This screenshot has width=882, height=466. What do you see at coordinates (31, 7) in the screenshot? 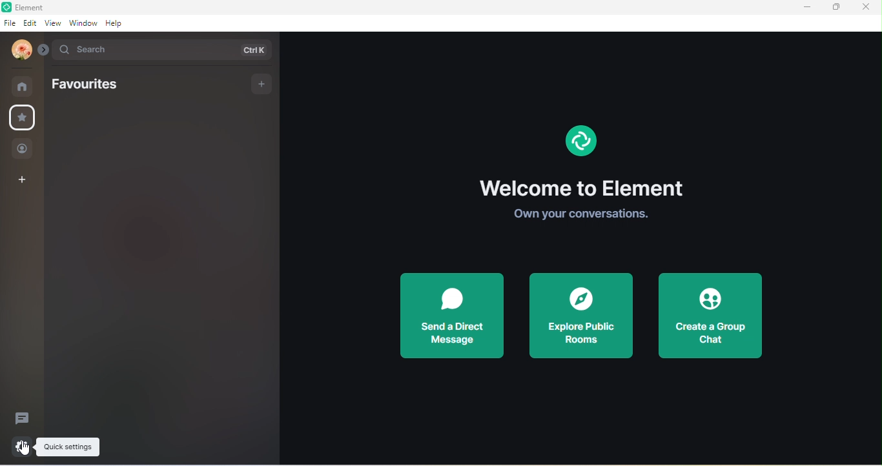
I see `title` at bounding box center [31, 7].